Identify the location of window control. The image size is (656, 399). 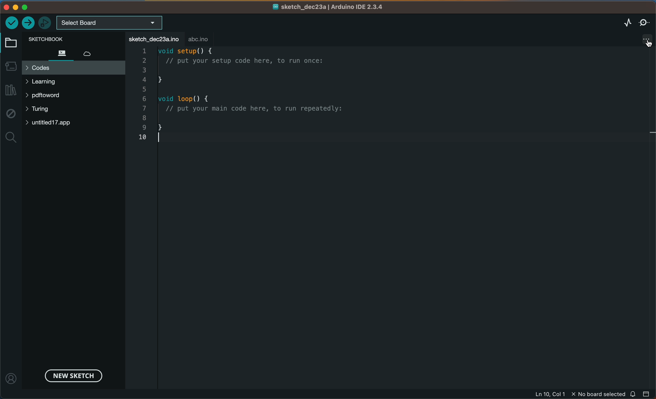
(24, 7).